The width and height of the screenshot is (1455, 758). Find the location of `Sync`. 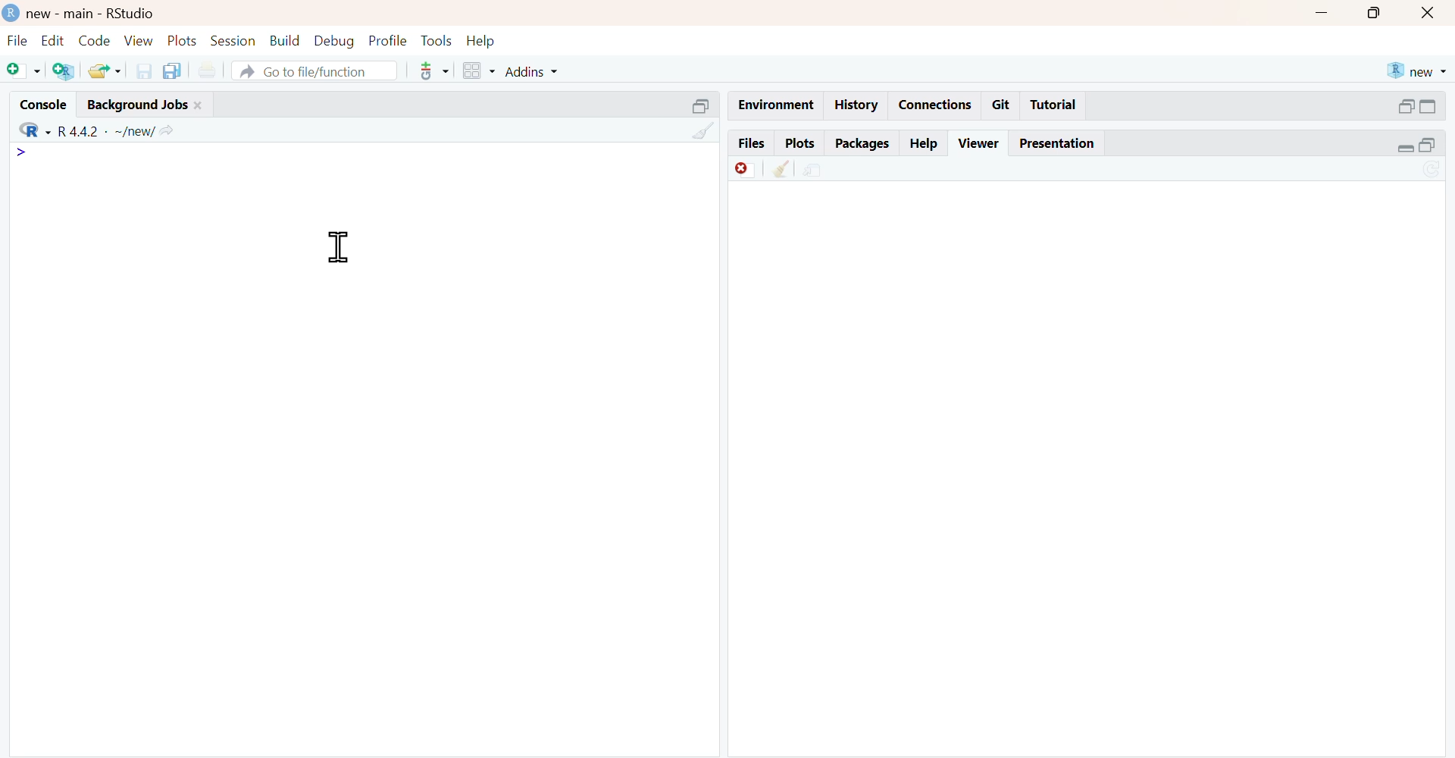

Sync is located at coordinates (1432, 168).